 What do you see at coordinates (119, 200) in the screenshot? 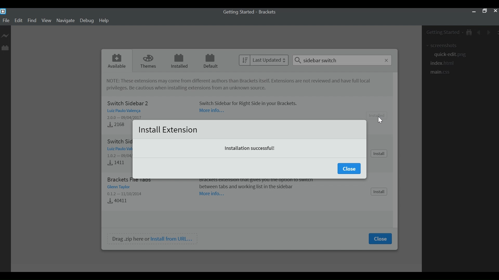
I see `Download` at bounding box center [119, 200].